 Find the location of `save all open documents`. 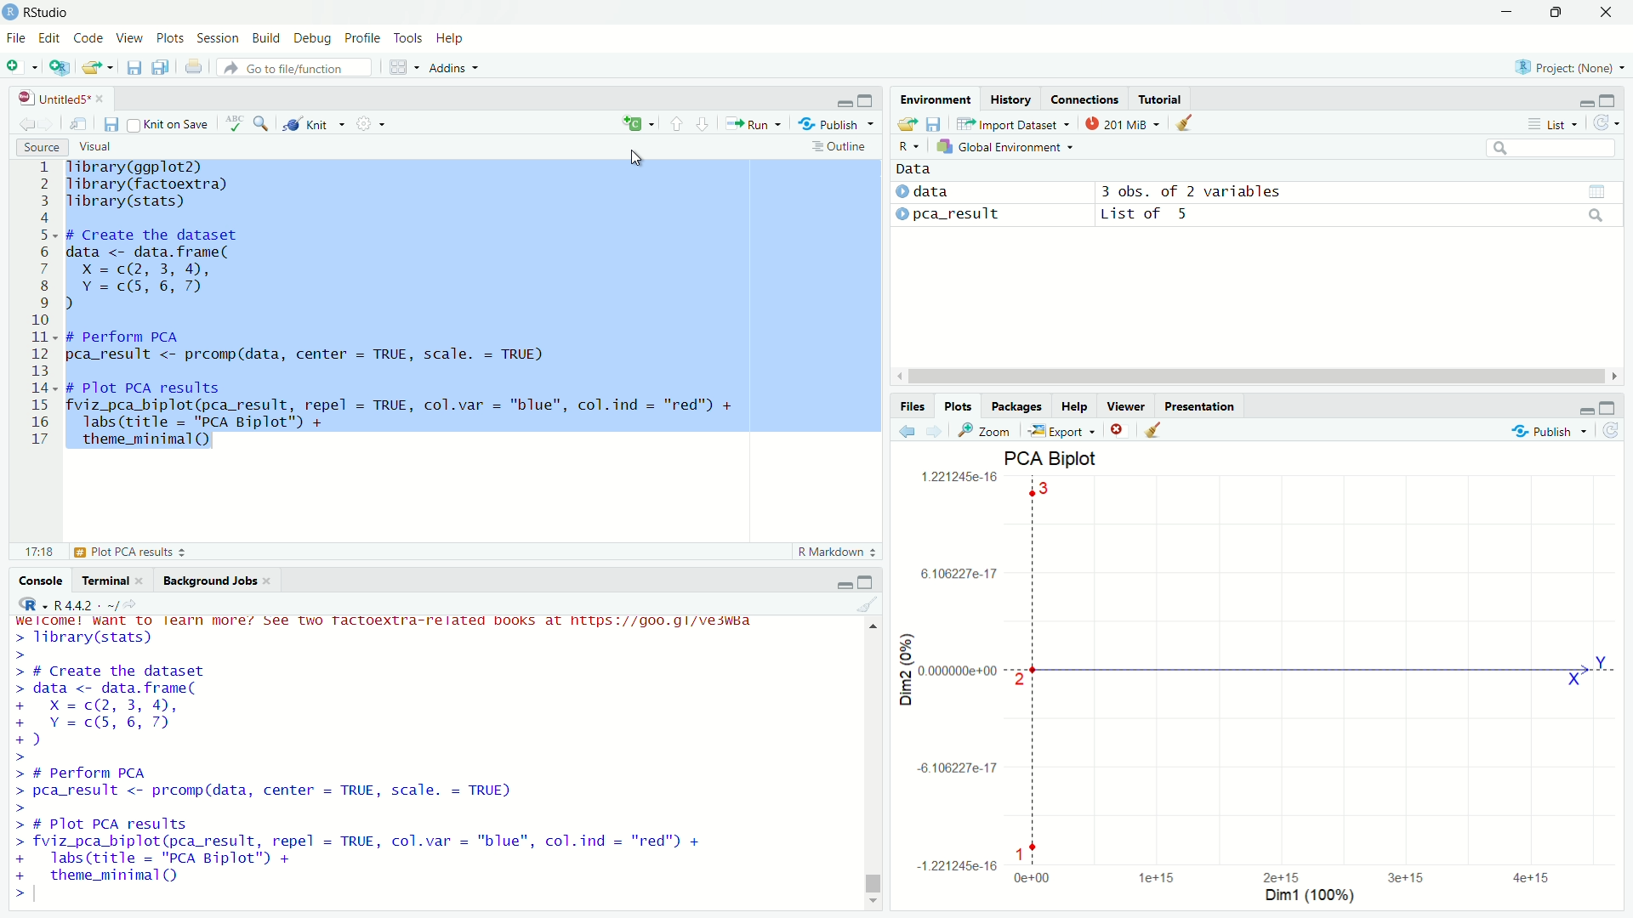

save all open documents is located at coordinates (163, 67).